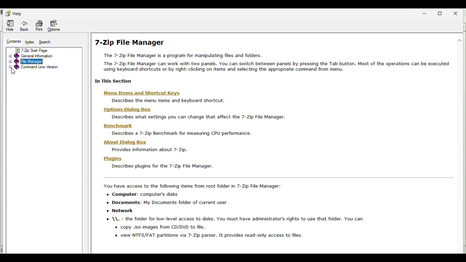  What do you see at coordinates (55, 25) in the screenshot?
I see `Options` at bounding box center [55, 25].